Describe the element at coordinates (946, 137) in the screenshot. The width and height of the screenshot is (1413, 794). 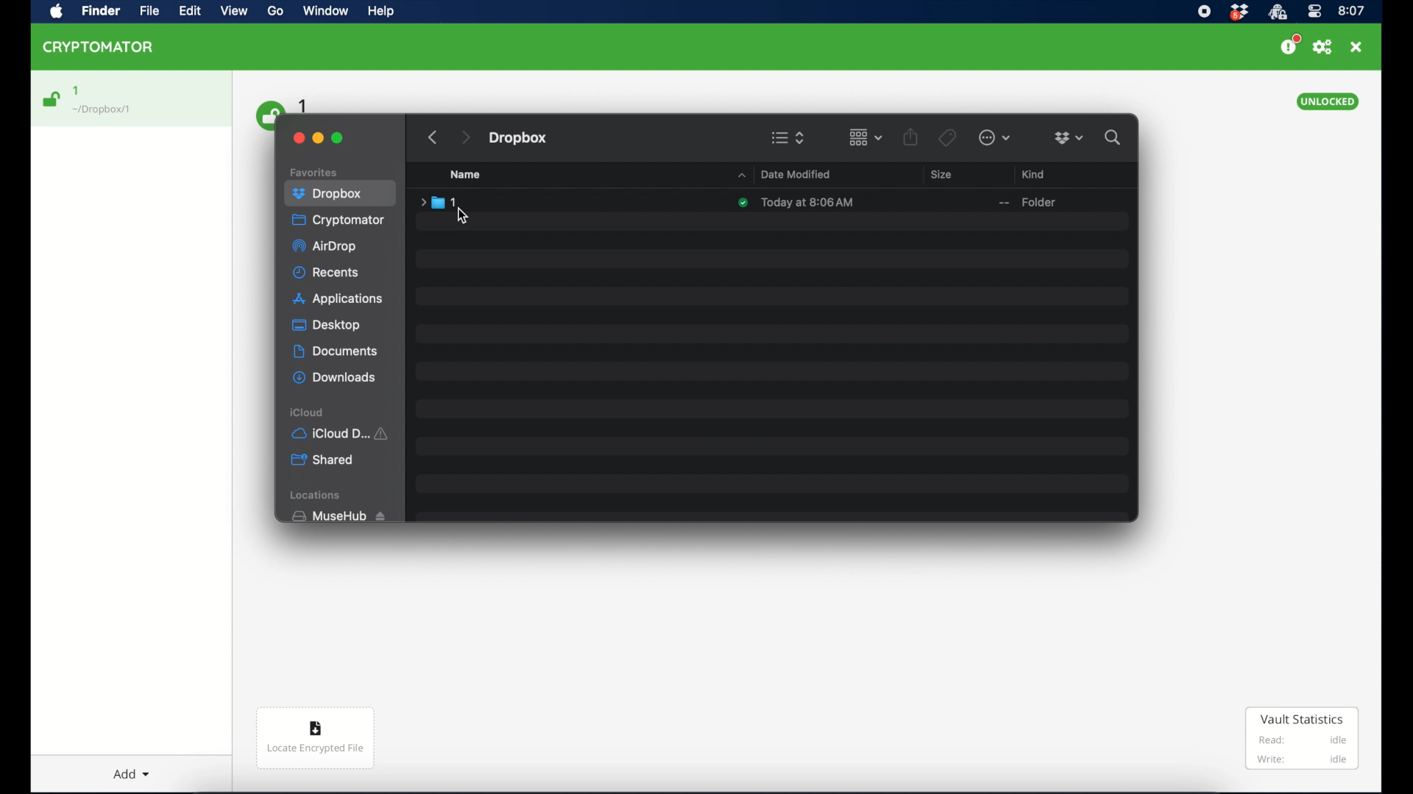
I see `tags` at that location.